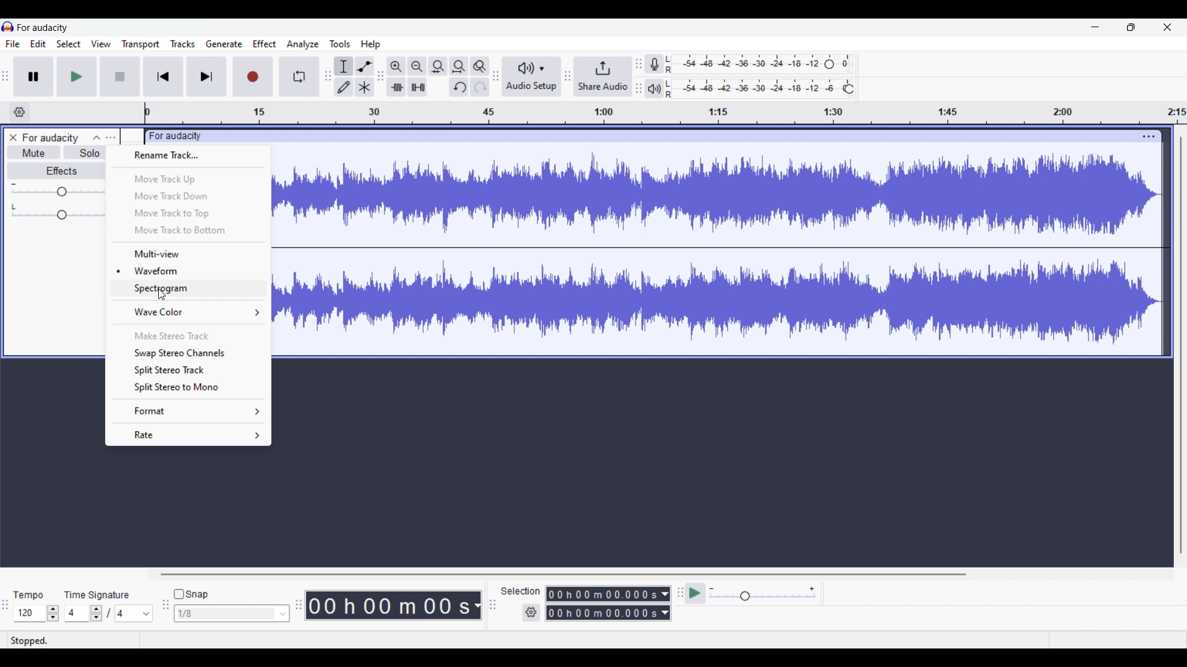 Image resolution: width=1187 pixels, height=667 pixels. Describe the element at coordinates (206, 77) in the screenshot. I see `Skip/Select to end` at that location.